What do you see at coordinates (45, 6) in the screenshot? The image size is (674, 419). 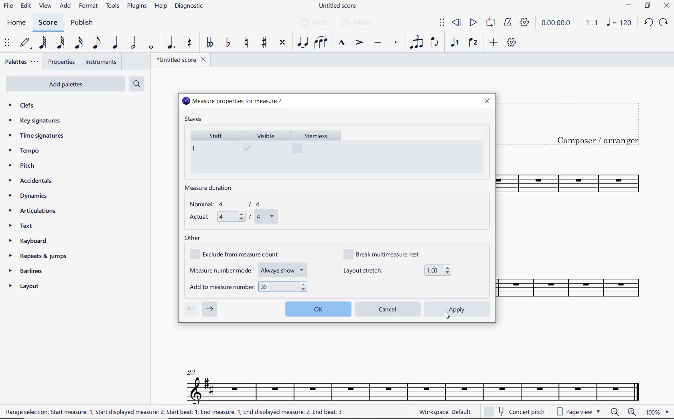 I see `VIEW` at bounding box center [45, 6].